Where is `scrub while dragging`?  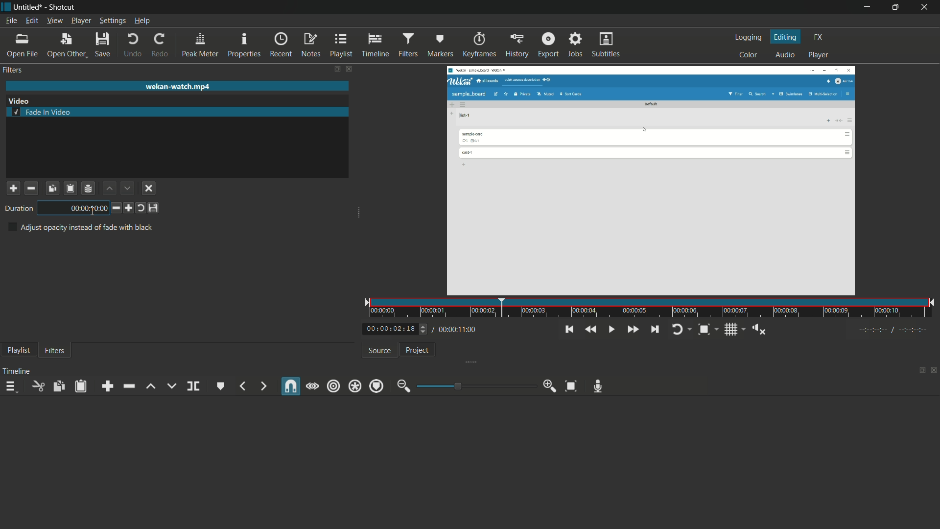 scrub while dragging is located at coordinates (312, 386).